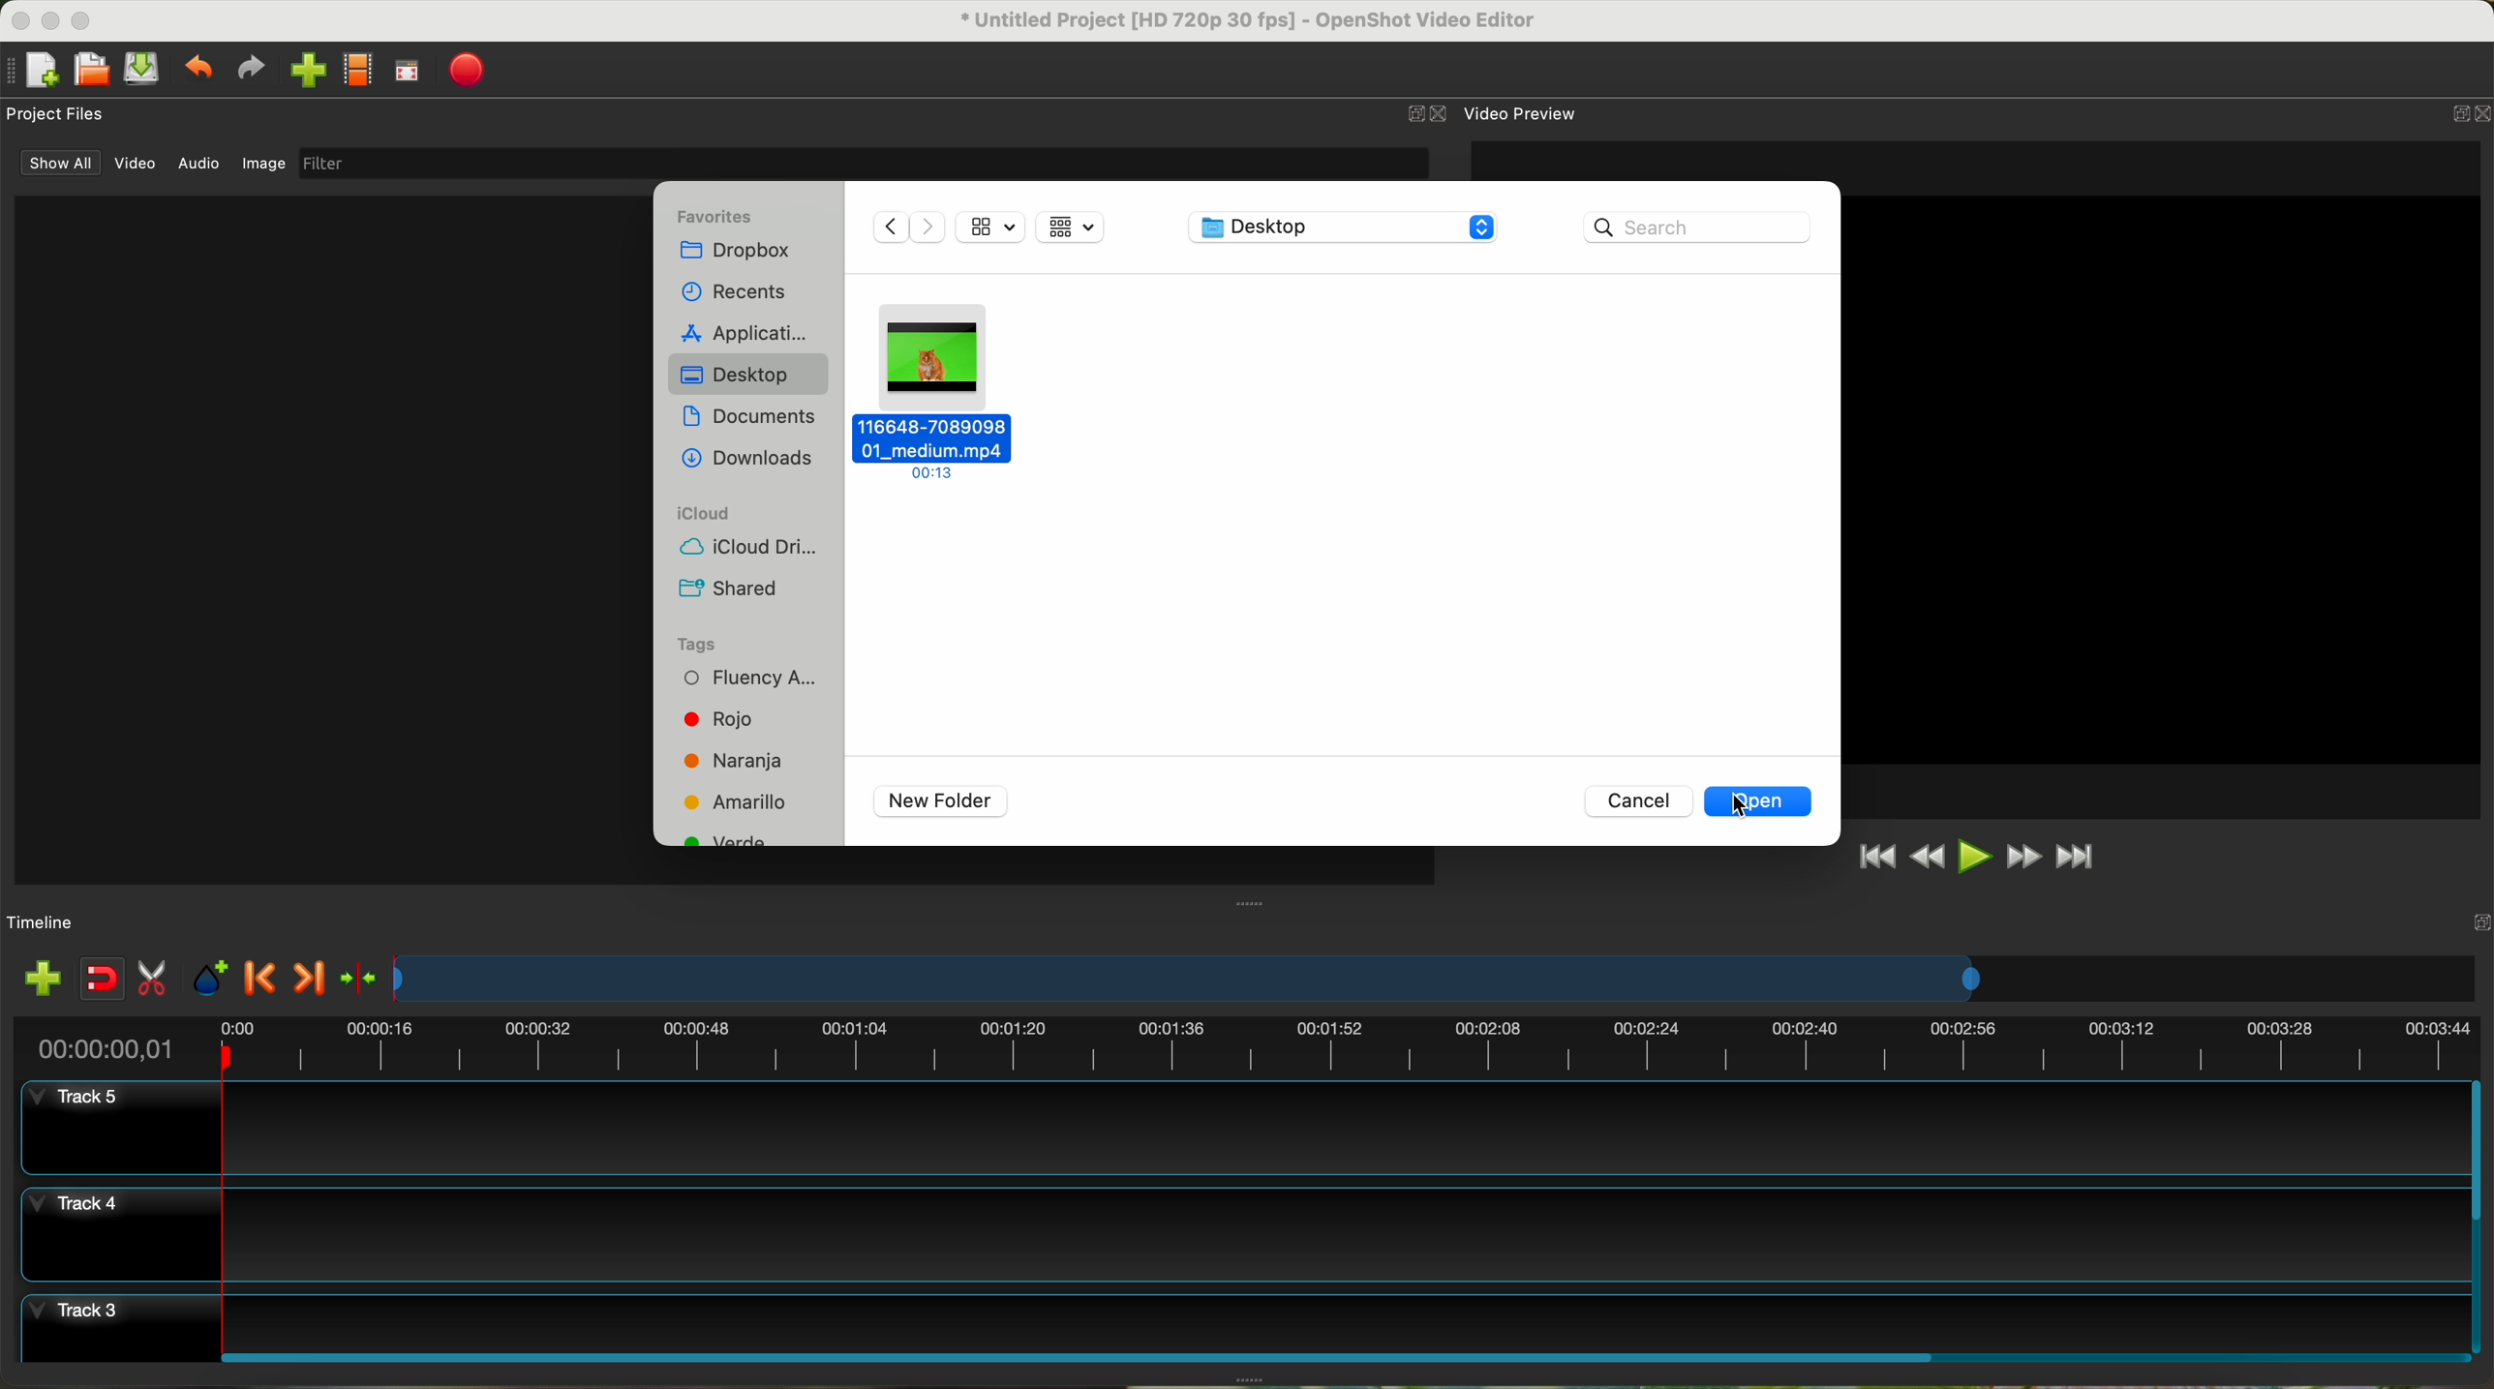 The image size is (2494, 1389). Describe the element at coordinates (751, 377) in the screenshot. I see `click on desktop` at that location.